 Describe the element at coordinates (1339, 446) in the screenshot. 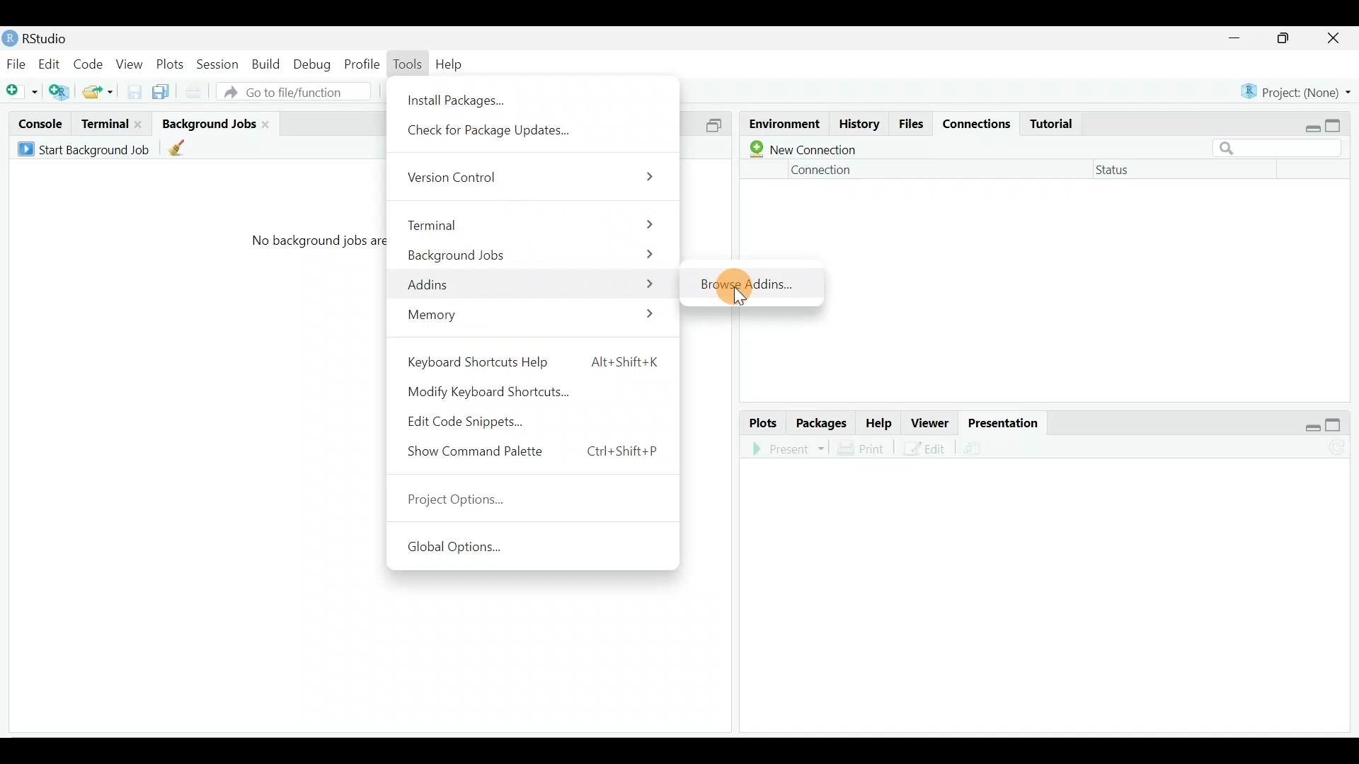

I see `Refresh the presentation view` at that location.